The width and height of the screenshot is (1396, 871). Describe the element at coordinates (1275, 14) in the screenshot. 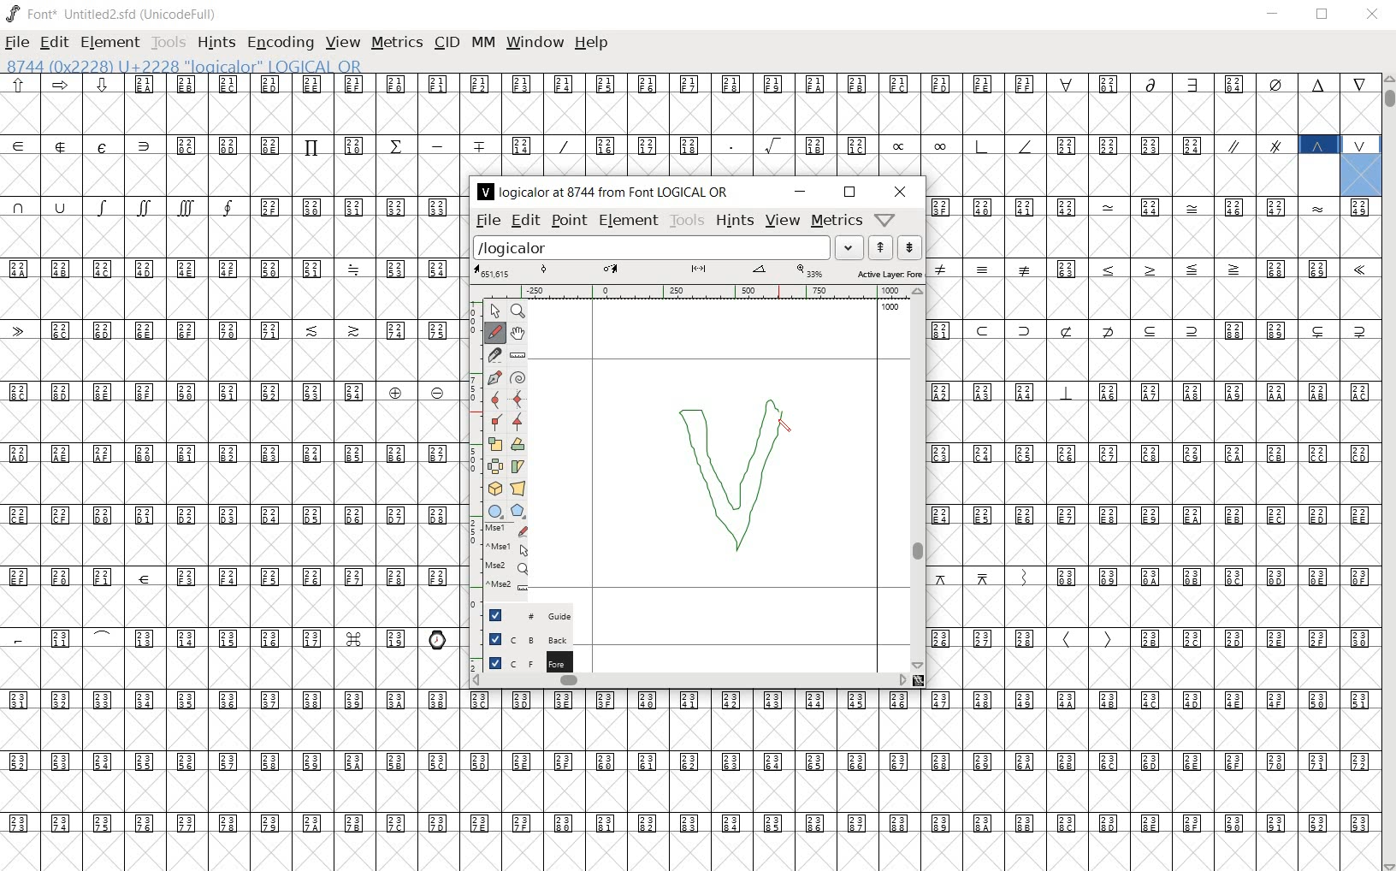

I see `minimize` at that location.